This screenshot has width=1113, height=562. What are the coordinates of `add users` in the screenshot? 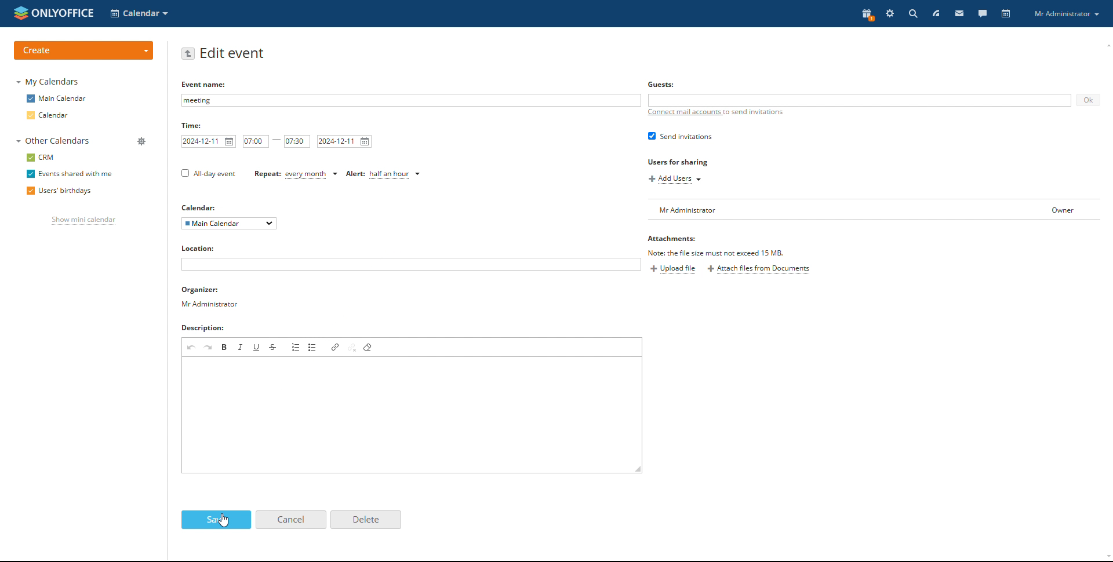 It's located at (675, 180).